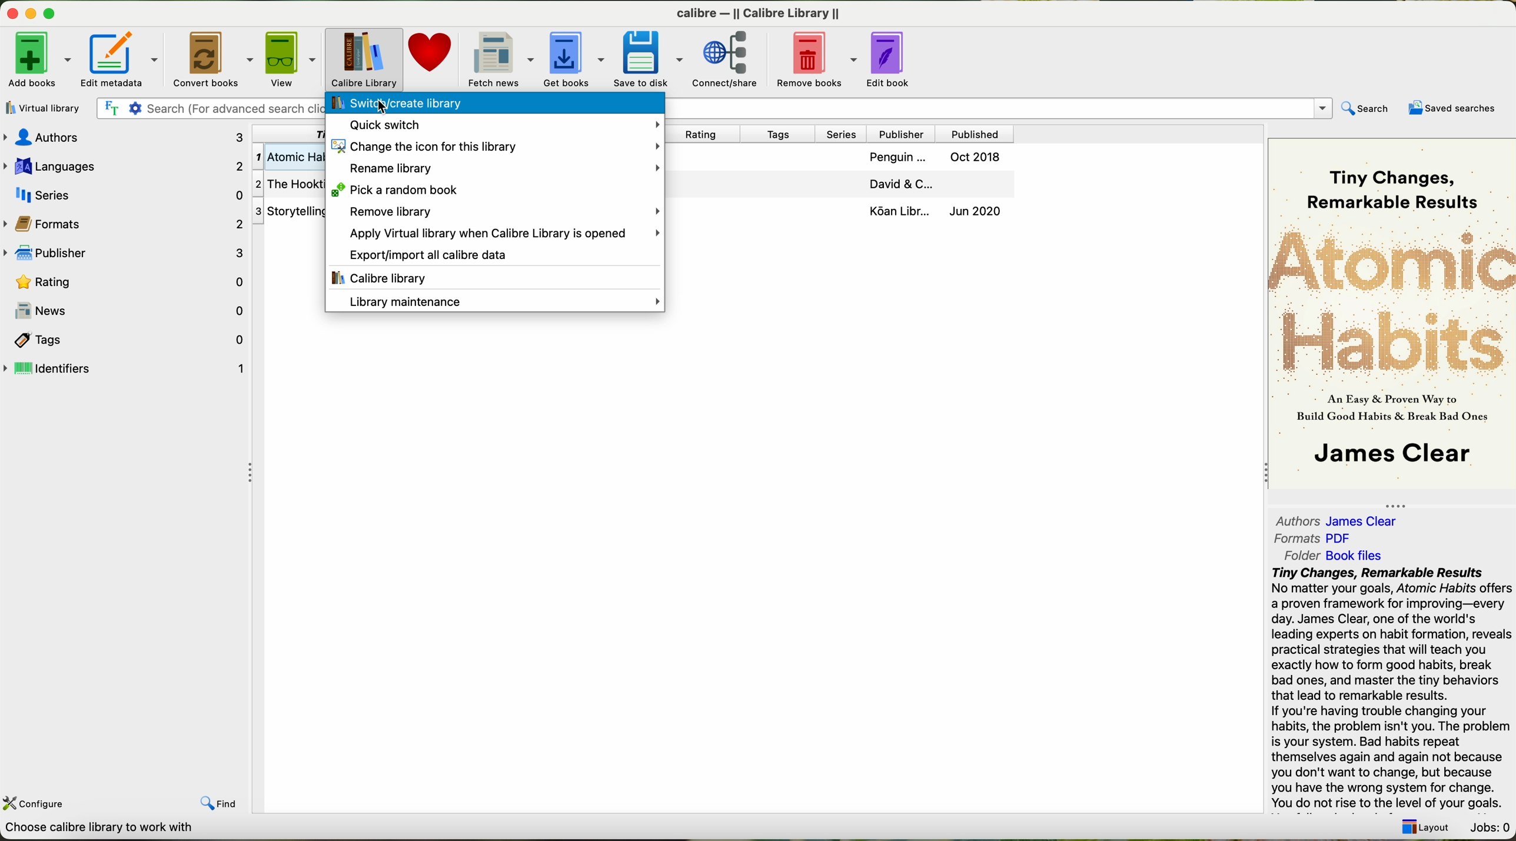  What do you see at coordinates (126, 224) in the screenshot?
I see `formats` at bounding box center [126, 224].